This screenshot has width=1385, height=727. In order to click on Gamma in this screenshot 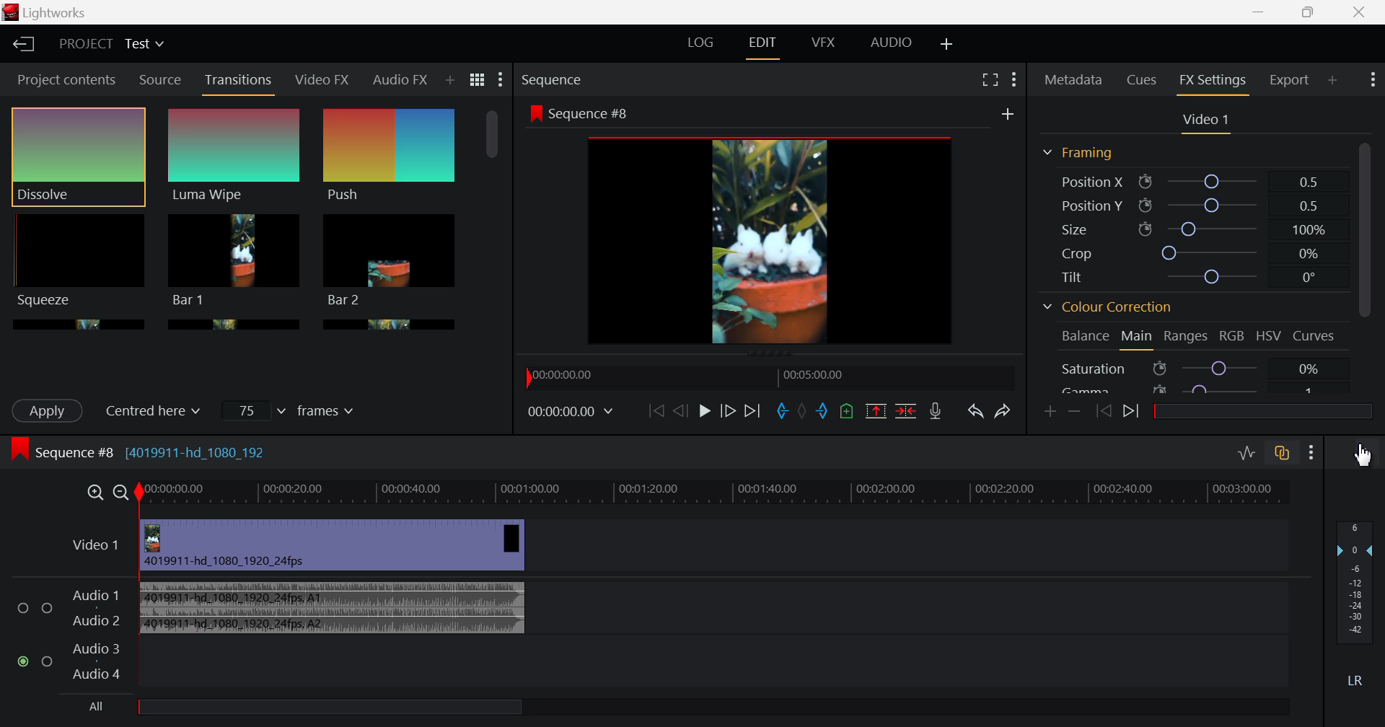, I will do `click(1195, 389)`.